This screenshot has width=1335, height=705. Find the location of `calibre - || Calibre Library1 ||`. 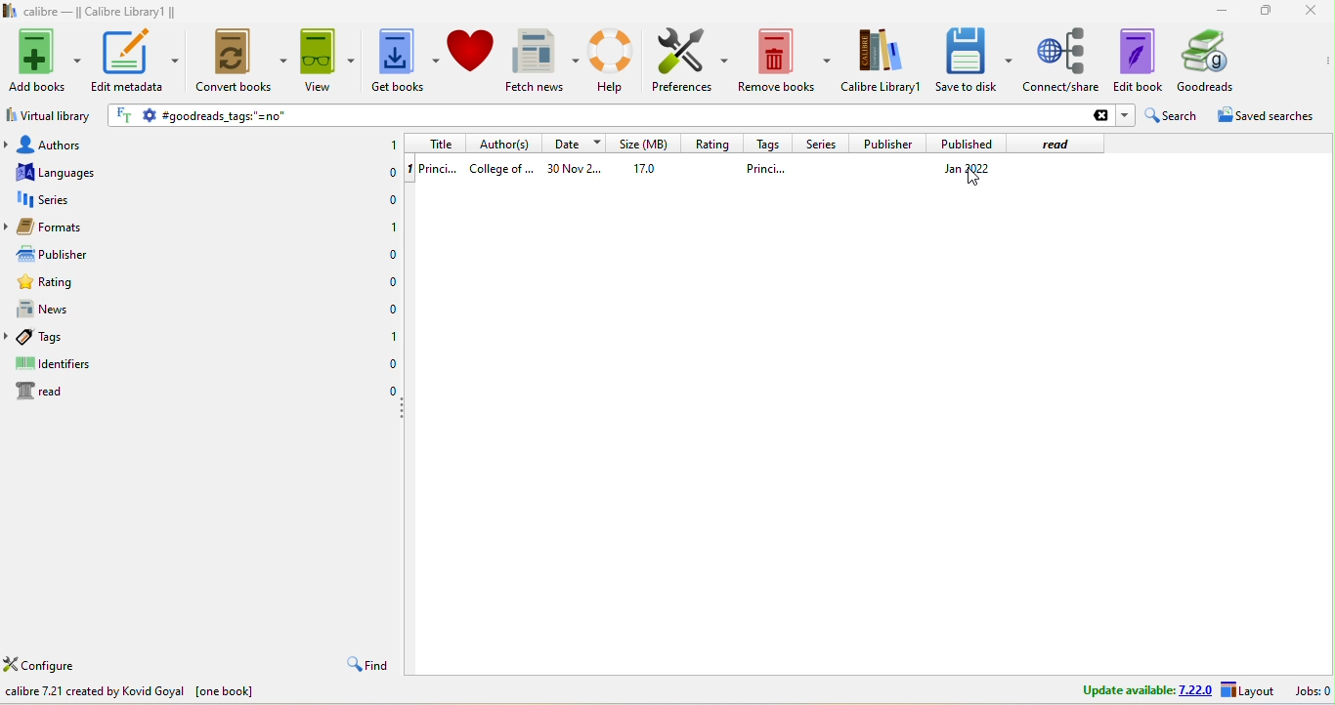

calibre - || Calibre Library1 || is located at coordinates (100, 11).